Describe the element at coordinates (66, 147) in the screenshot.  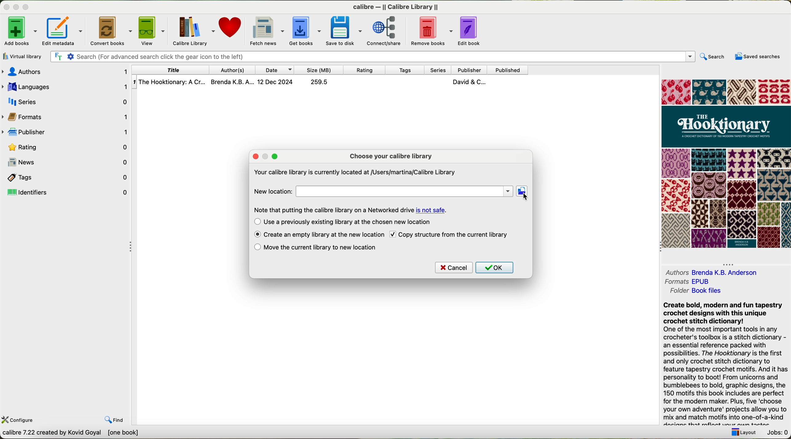
I see `rating` at that location.